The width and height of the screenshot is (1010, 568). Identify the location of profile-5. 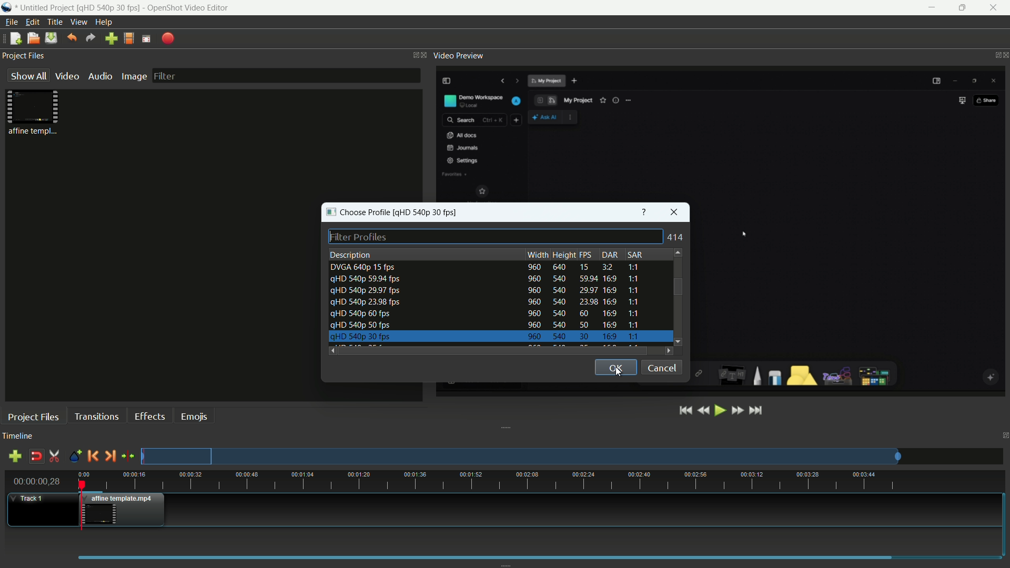
(484, 315).